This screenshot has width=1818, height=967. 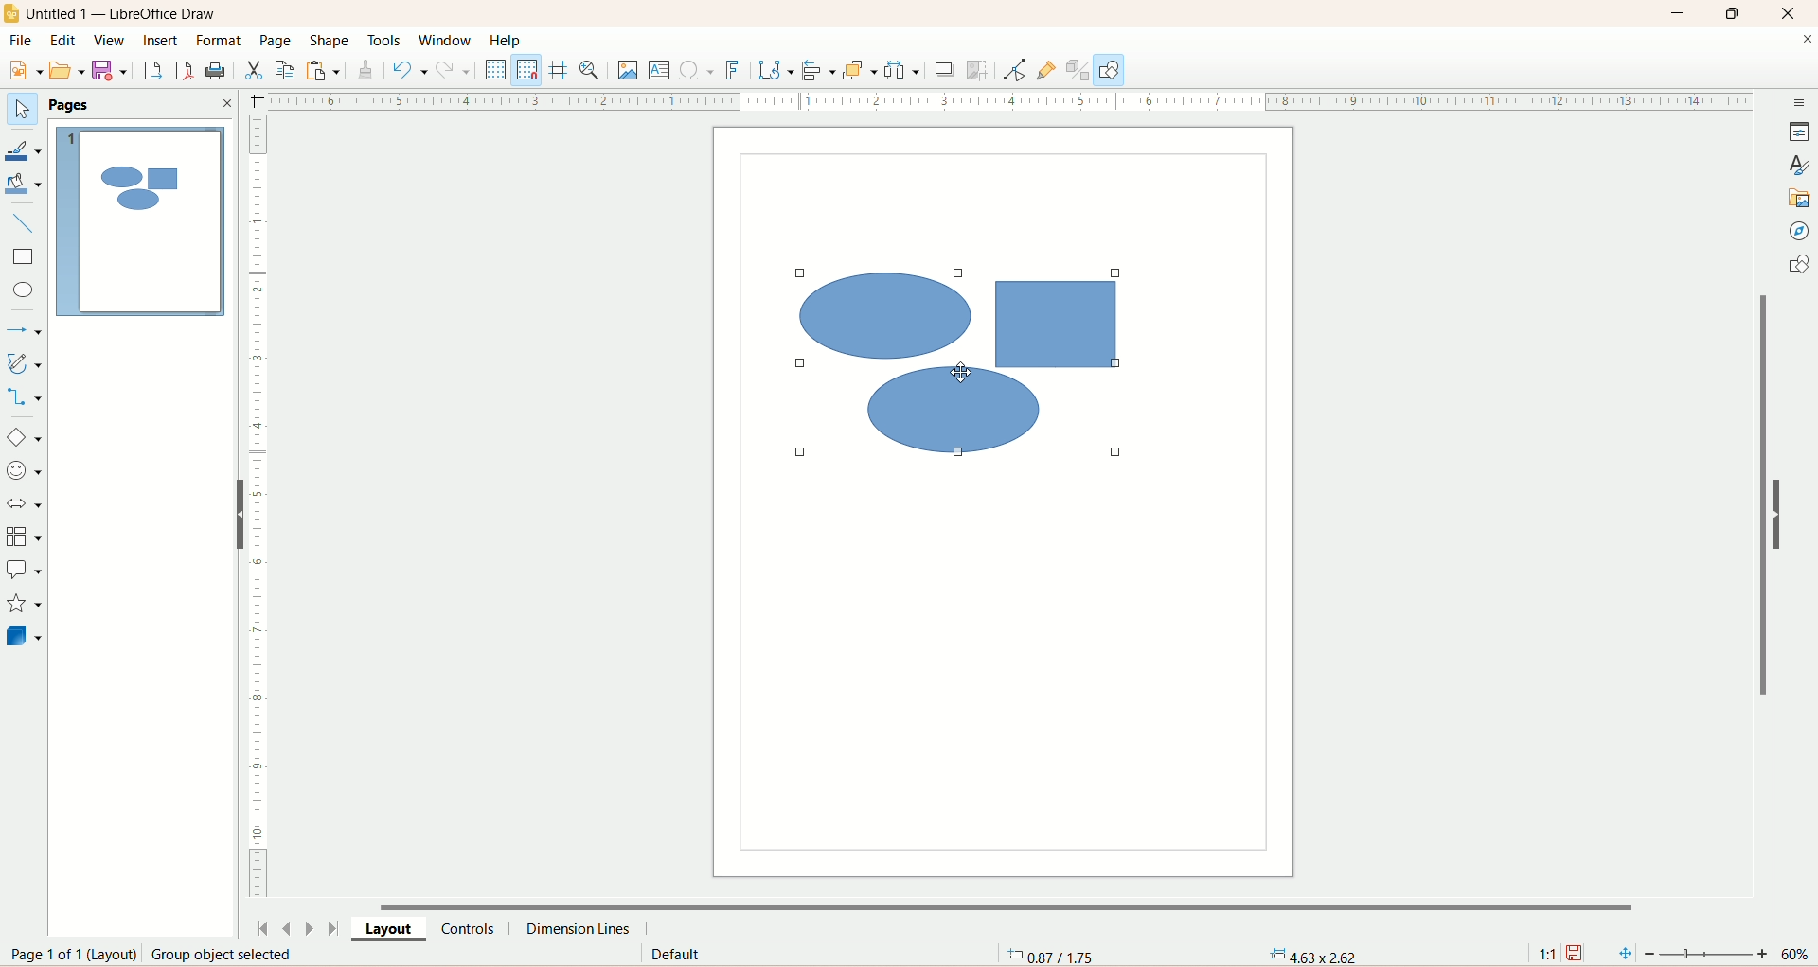 I want to click on controls, so click(x=469, y=928).